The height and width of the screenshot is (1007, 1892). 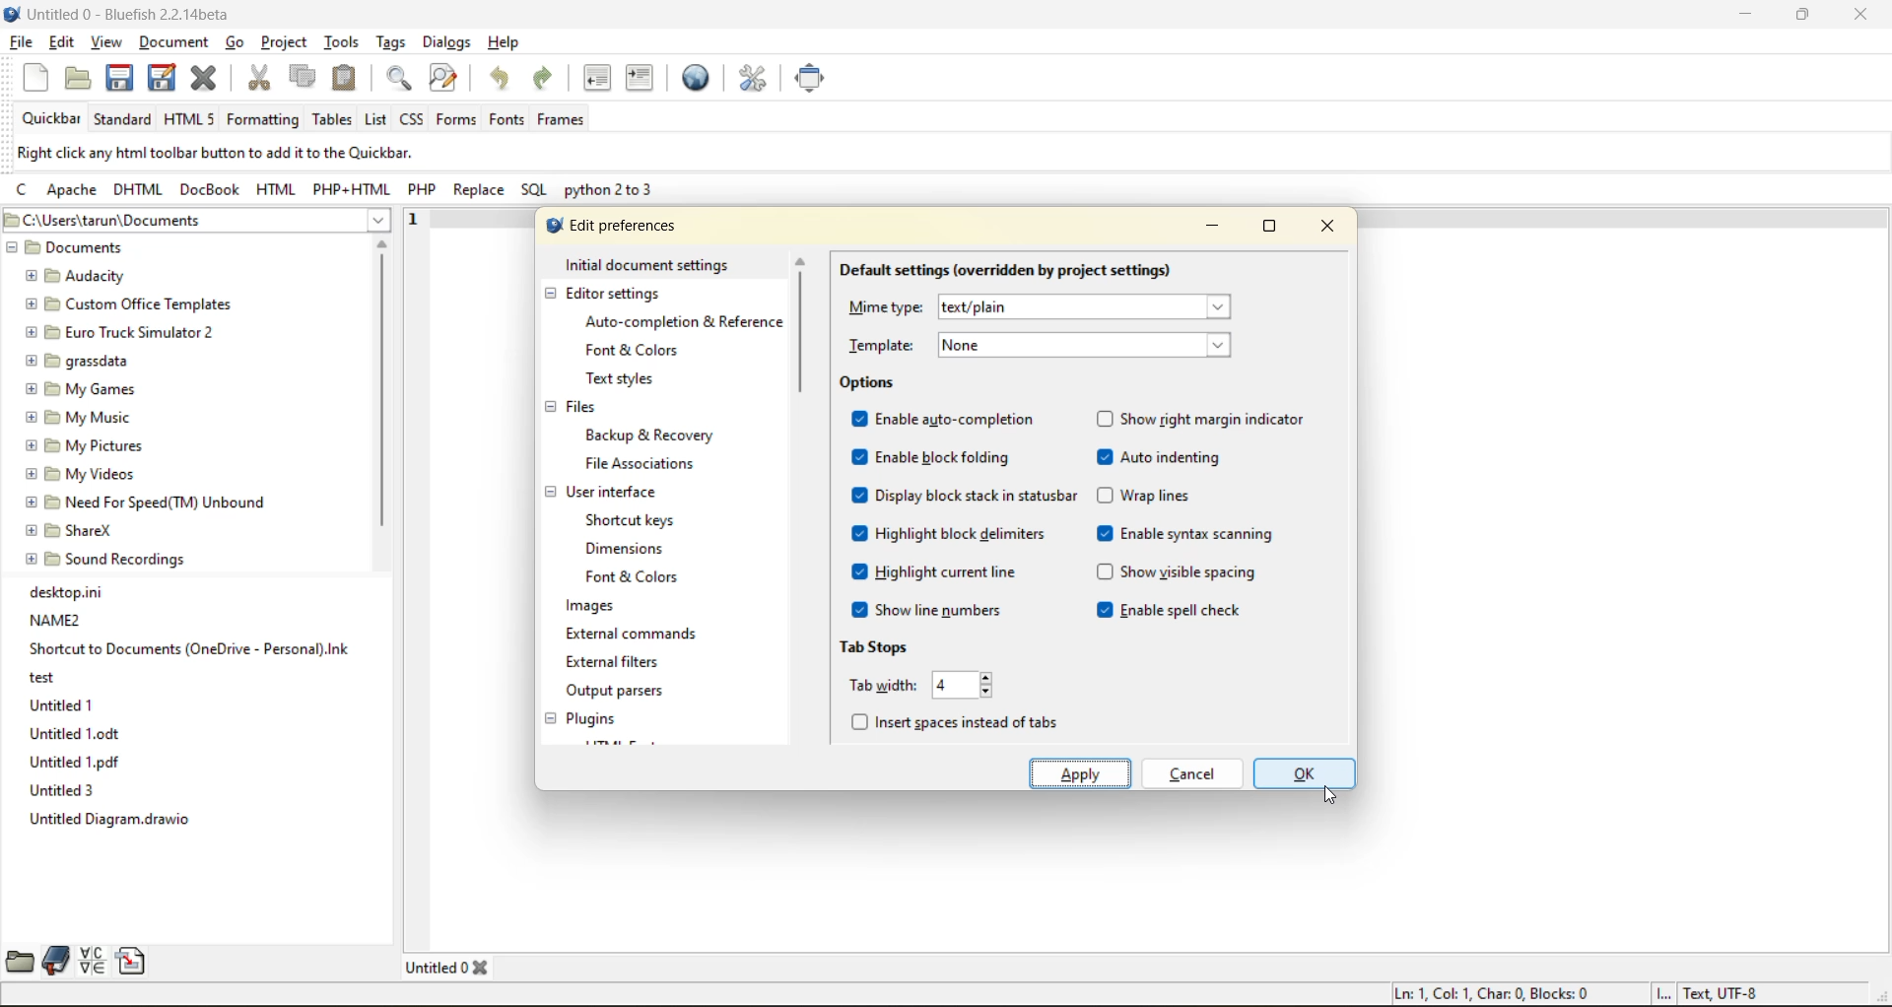 What do you see at coordinates (618, 295) in the screenshot?
I see `editor settings` at bounding box center [618, 295].